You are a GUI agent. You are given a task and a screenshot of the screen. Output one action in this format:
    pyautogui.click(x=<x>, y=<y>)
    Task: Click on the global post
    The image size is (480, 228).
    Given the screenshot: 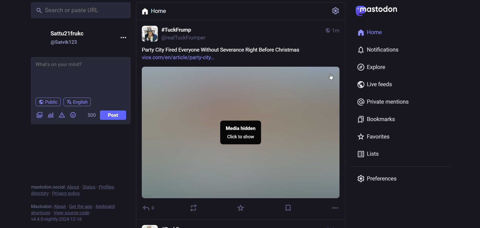 What is the action you would take?
    pyautogui.click(x=324, y=31)
    